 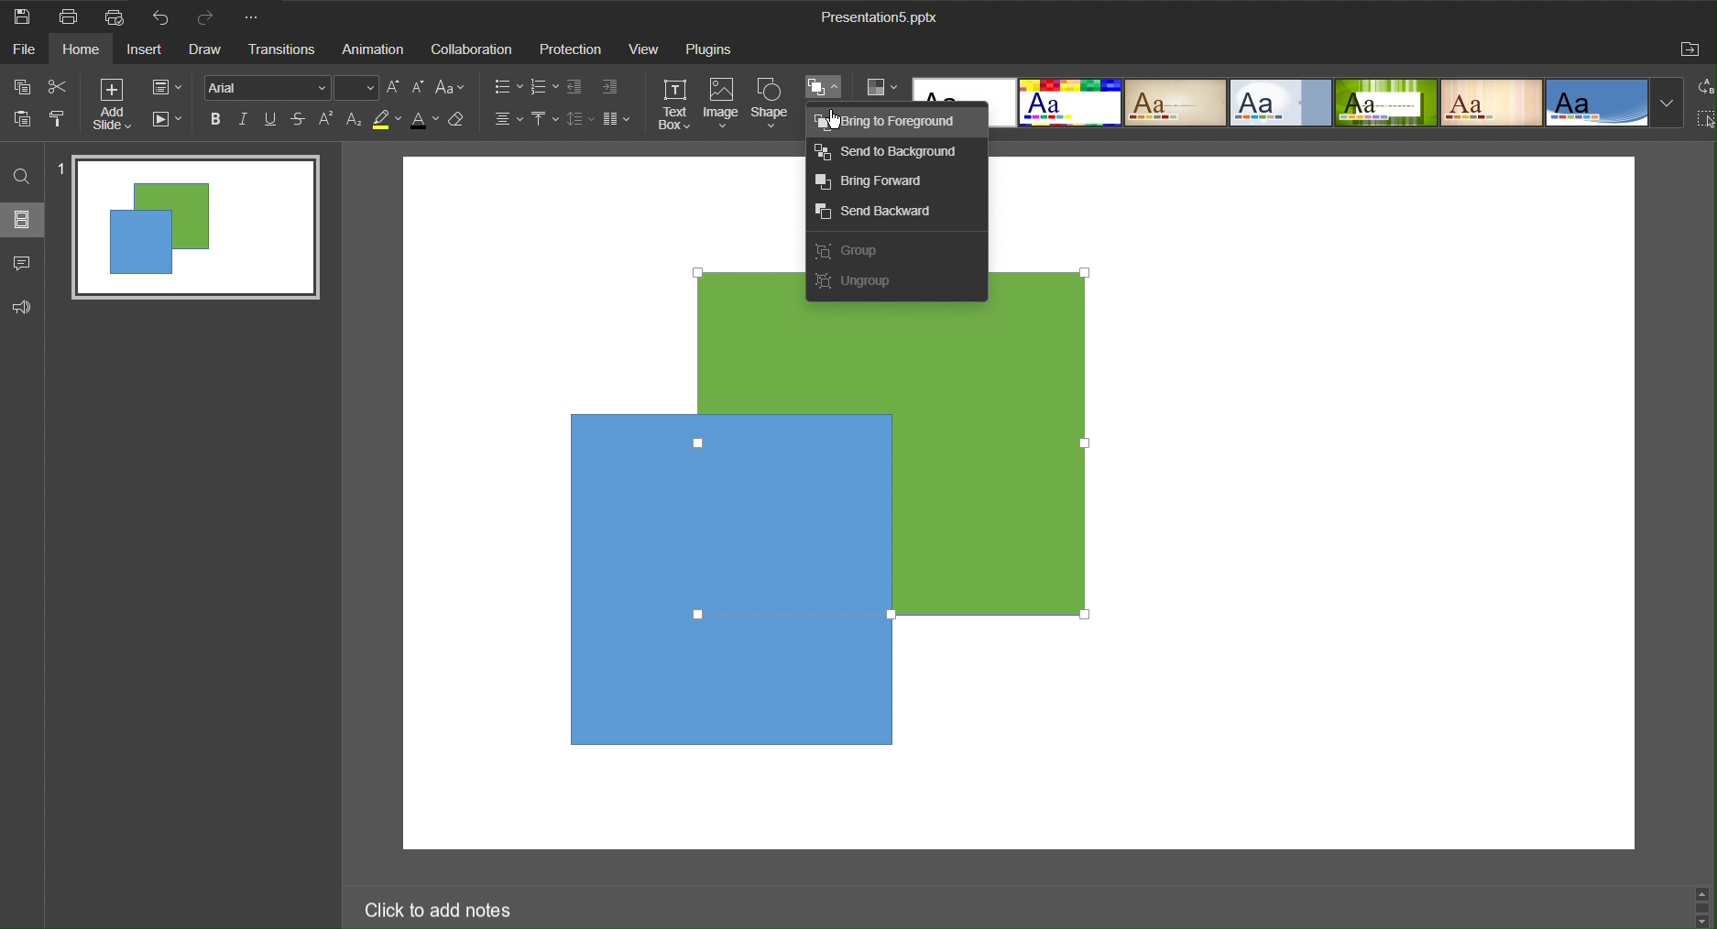 What do you see at coordinates (426, 120) in the screenshot?
I see `Text Color` at bounding box center [426, 120].